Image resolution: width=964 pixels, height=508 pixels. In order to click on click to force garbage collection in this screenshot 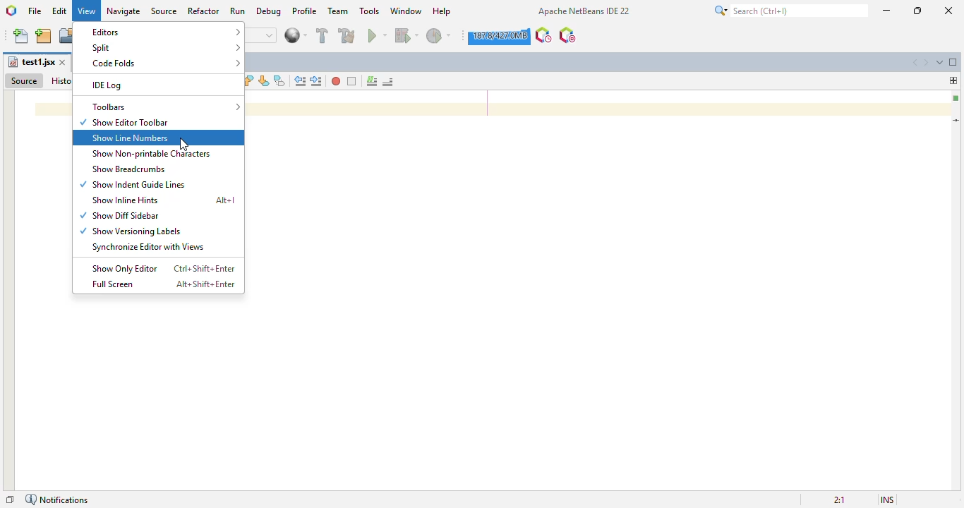, I will do `click(499, 36)`.